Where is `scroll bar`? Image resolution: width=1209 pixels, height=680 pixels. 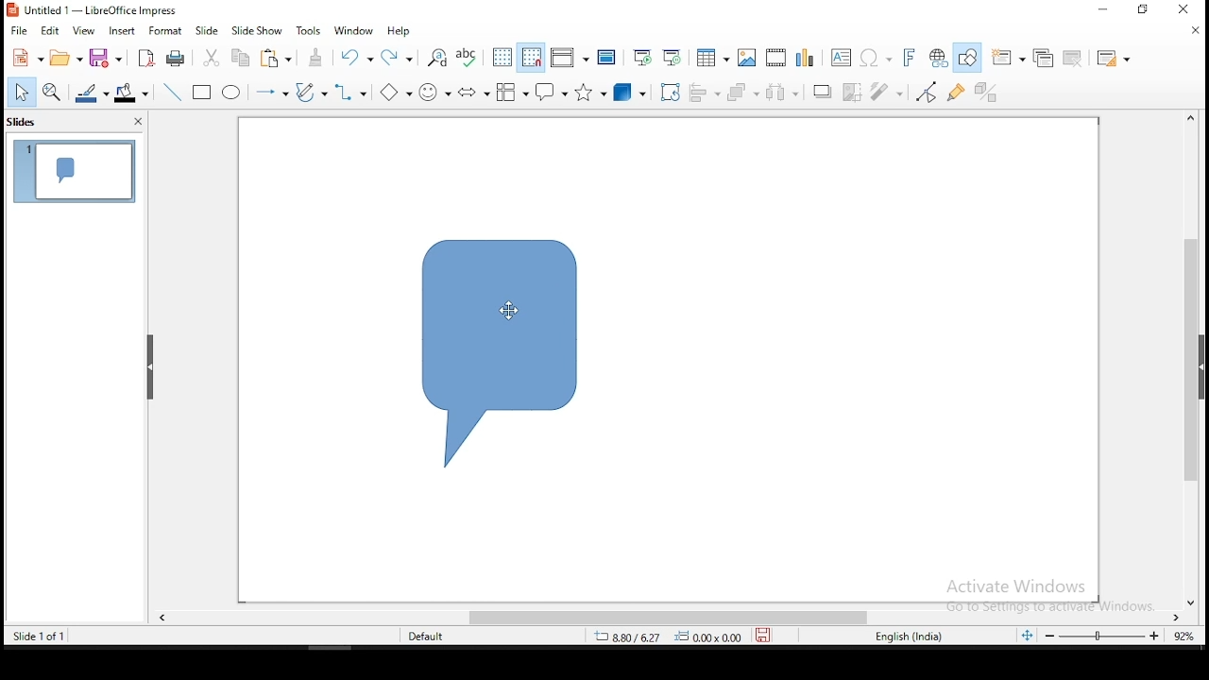
scroll bar is located at coordinates (1189, 357).